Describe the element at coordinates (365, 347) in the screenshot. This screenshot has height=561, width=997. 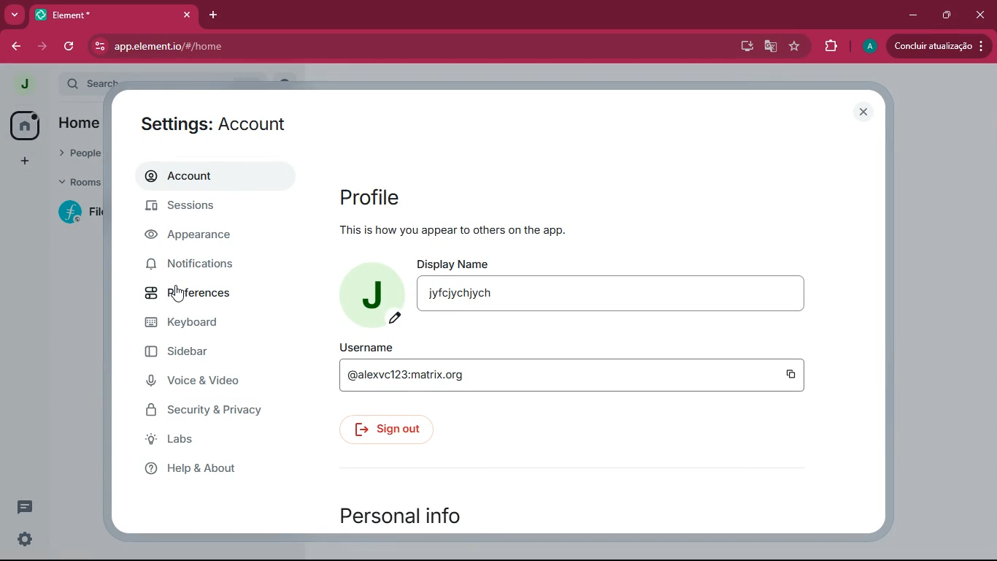
I see `username` at that location.